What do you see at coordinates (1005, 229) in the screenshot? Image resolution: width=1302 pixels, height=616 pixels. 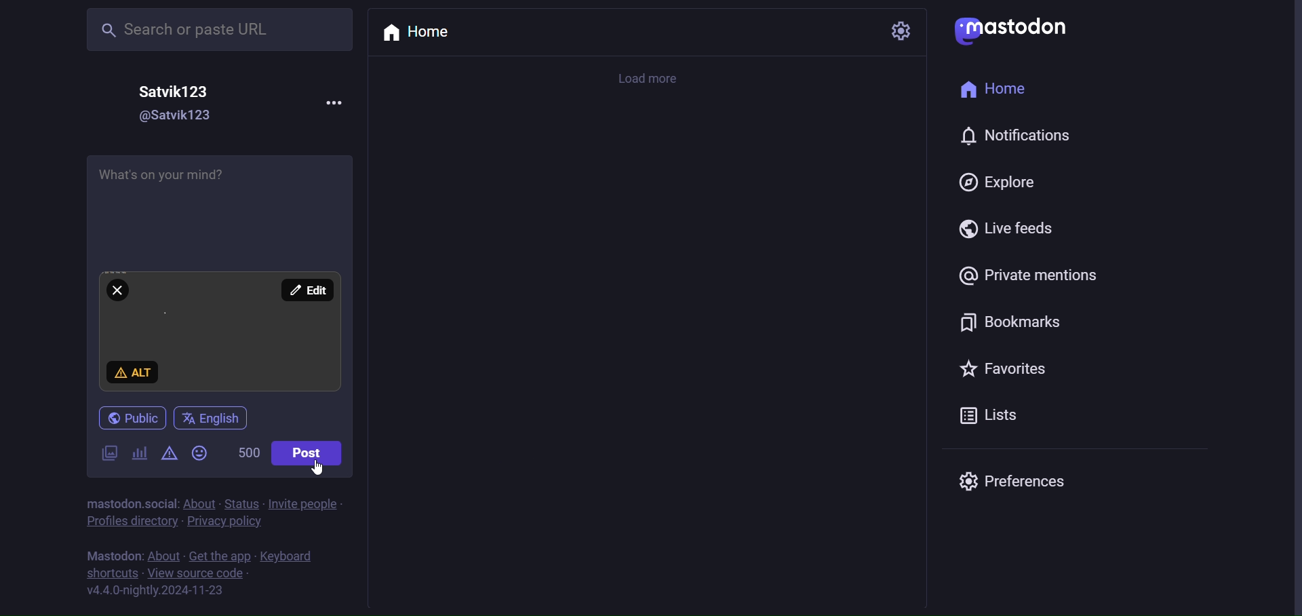 I see `live feed` at bounding box center [1005, 229].